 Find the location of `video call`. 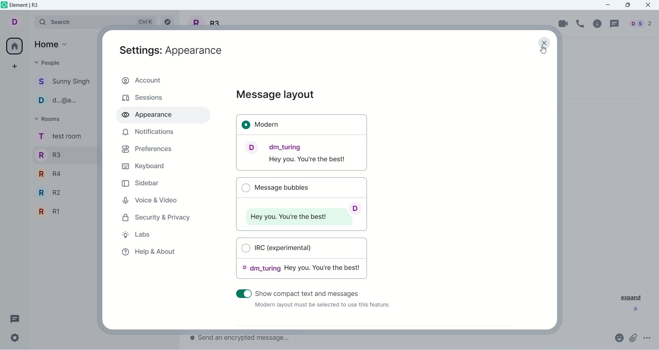

video call is located at coordinates (564, 23).